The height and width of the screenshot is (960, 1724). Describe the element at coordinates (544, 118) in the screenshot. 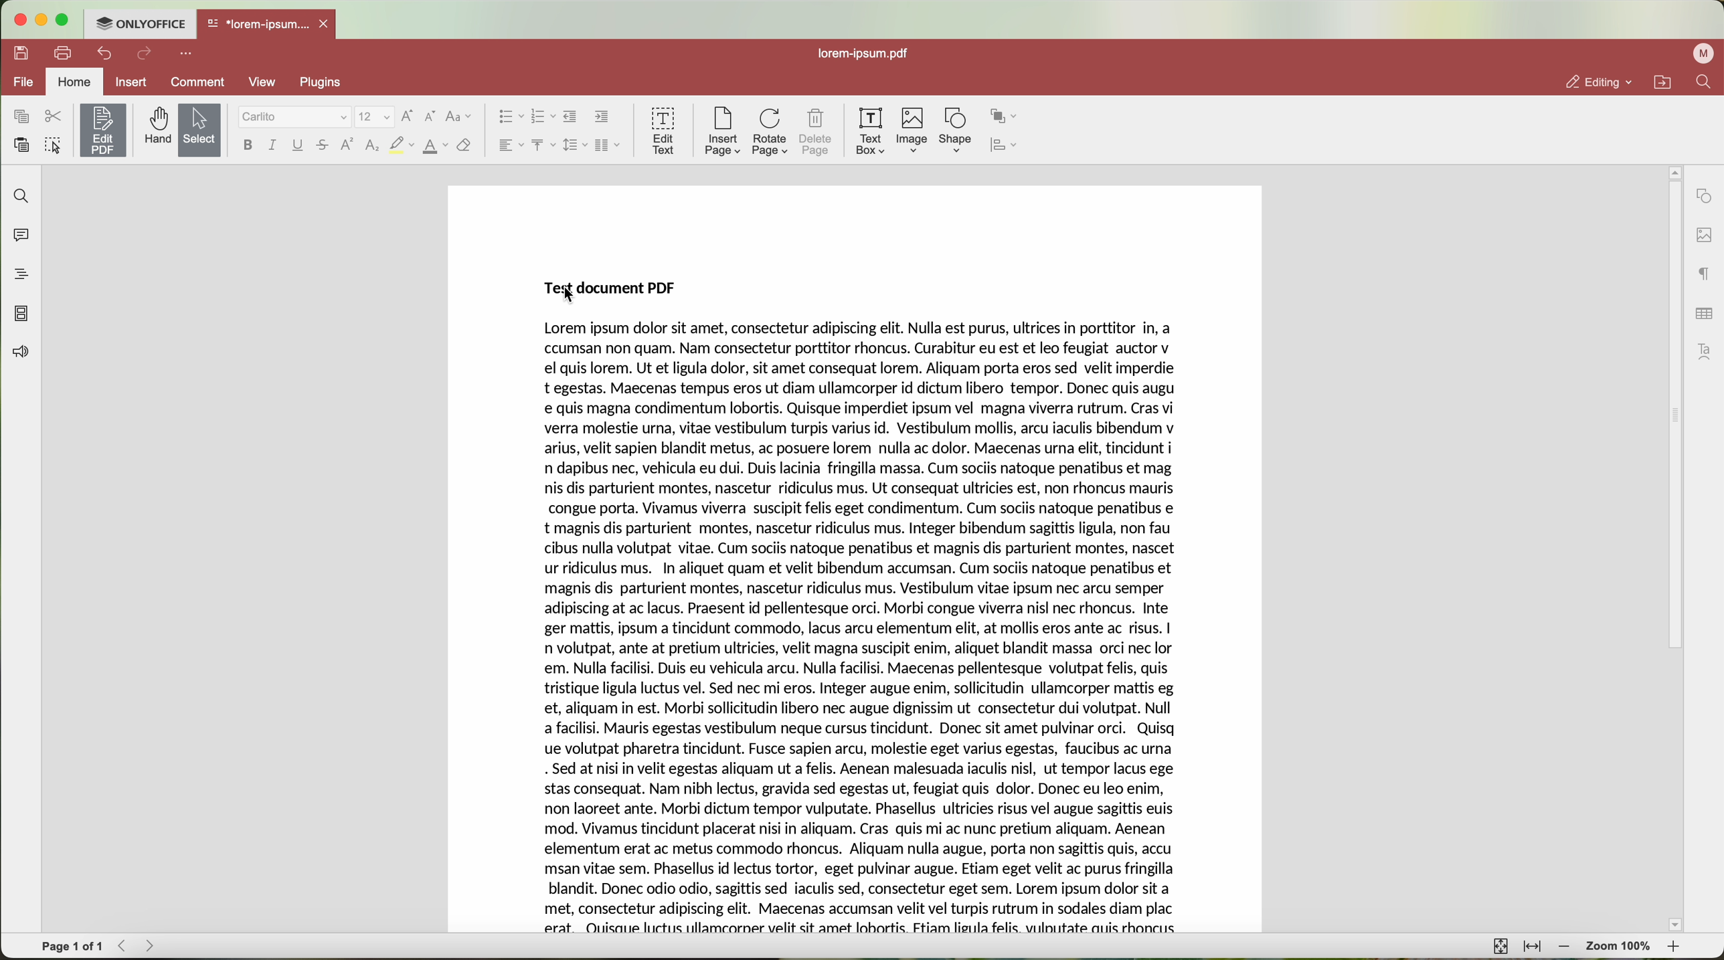

I see `numbered list` at that location.